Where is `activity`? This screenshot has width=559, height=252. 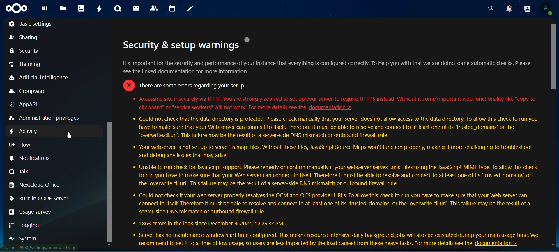
activity is located at coordinates (24, 132).